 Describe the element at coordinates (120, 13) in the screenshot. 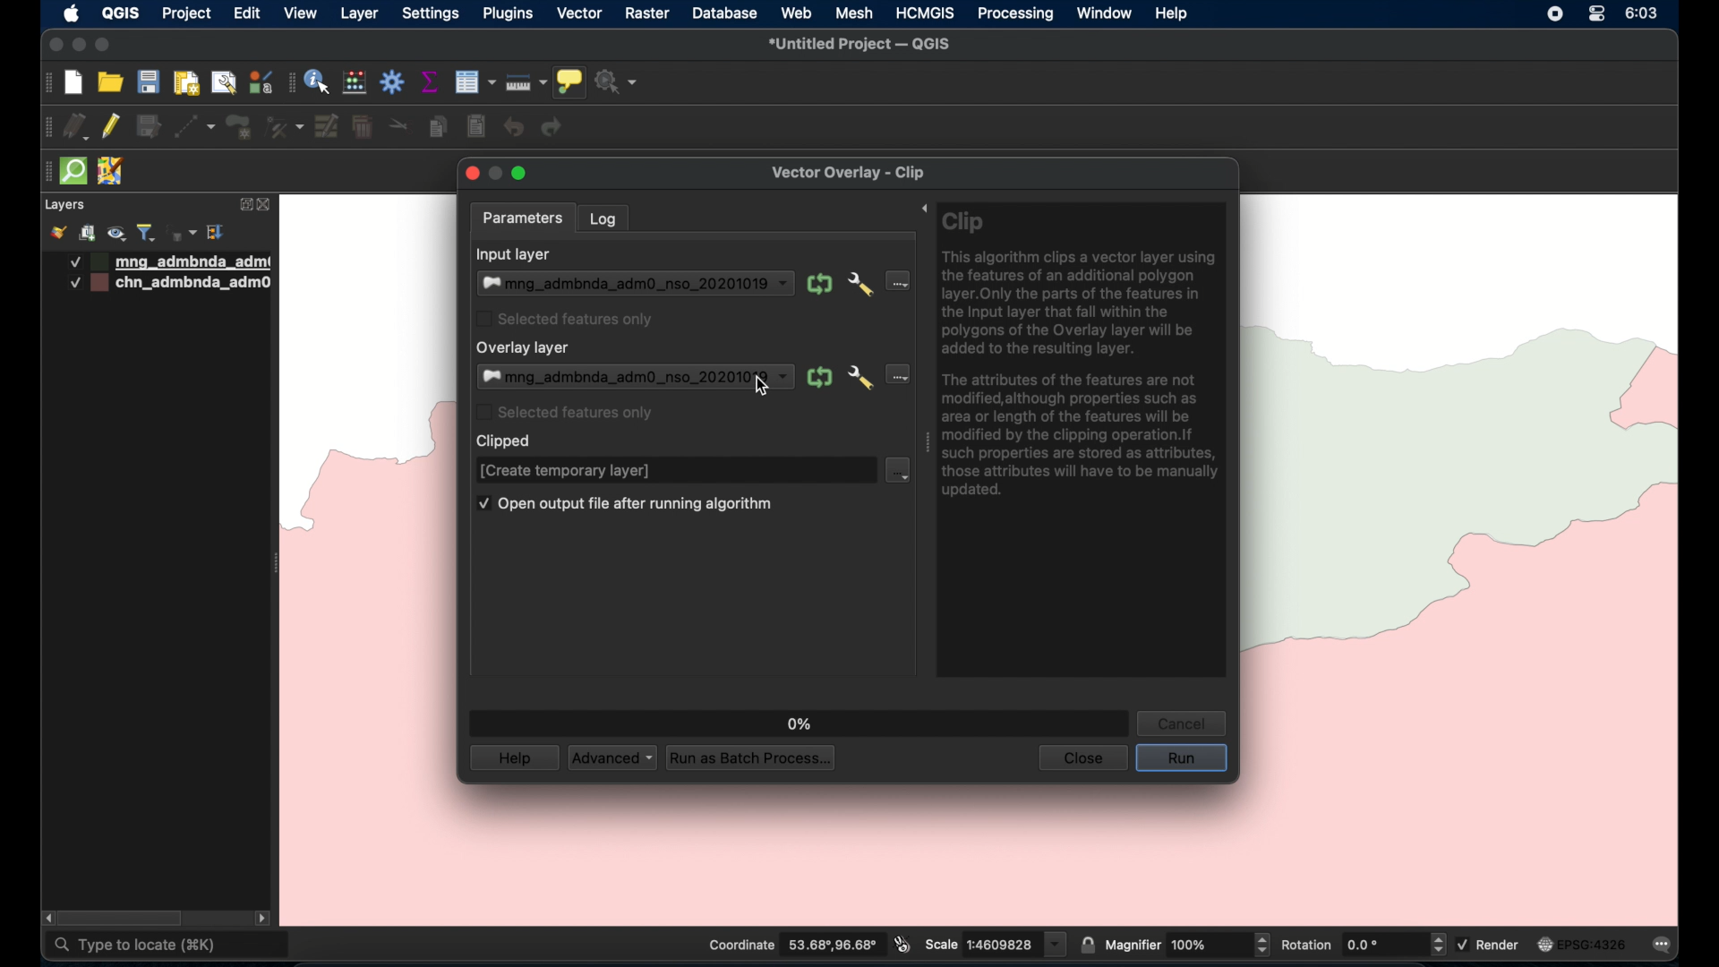

I see `QGIS` at that location.